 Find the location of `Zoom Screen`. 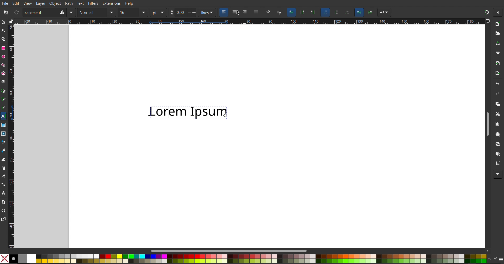

Zoom Screen is located at coordinates (498, 154).